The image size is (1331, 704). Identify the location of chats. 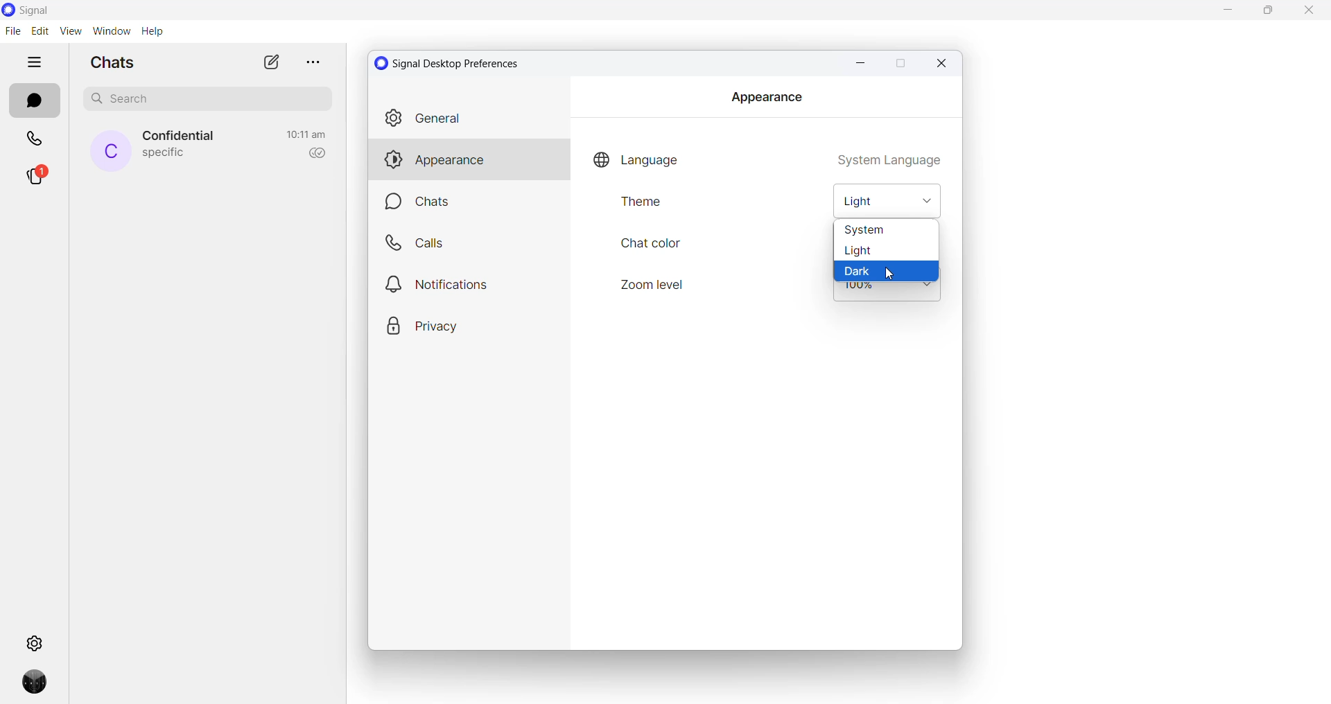
(34, 101).